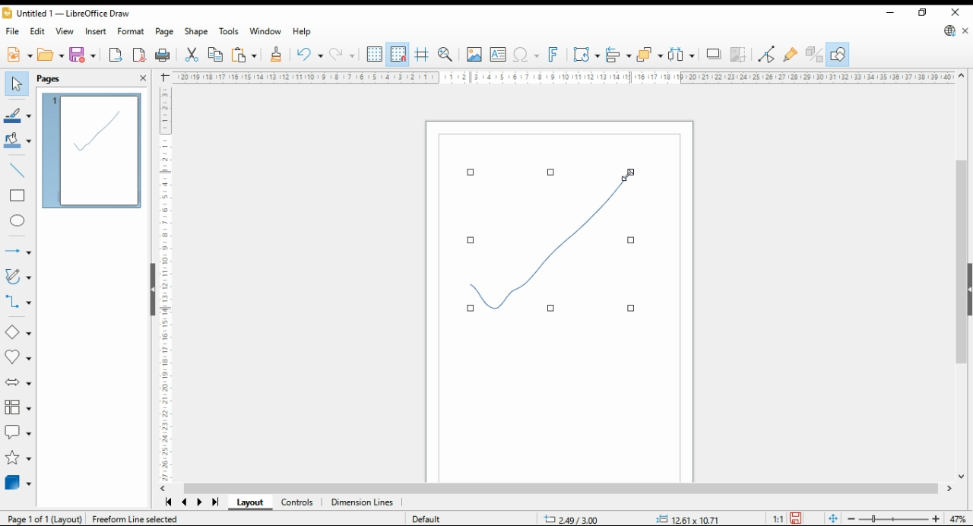 The height and width of the screenshot is (526, 973). I want to click on insert fontwork text, so click(553, 55).